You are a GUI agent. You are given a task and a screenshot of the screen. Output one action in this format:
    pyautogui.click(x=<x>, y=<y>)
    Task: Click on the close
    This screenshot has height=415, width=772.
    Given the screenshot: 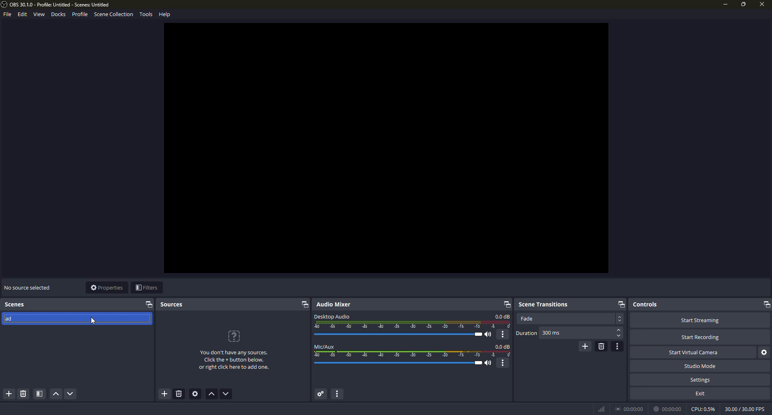 What is the action you would take?
    pyautogui.click(x=761, y=5)
    